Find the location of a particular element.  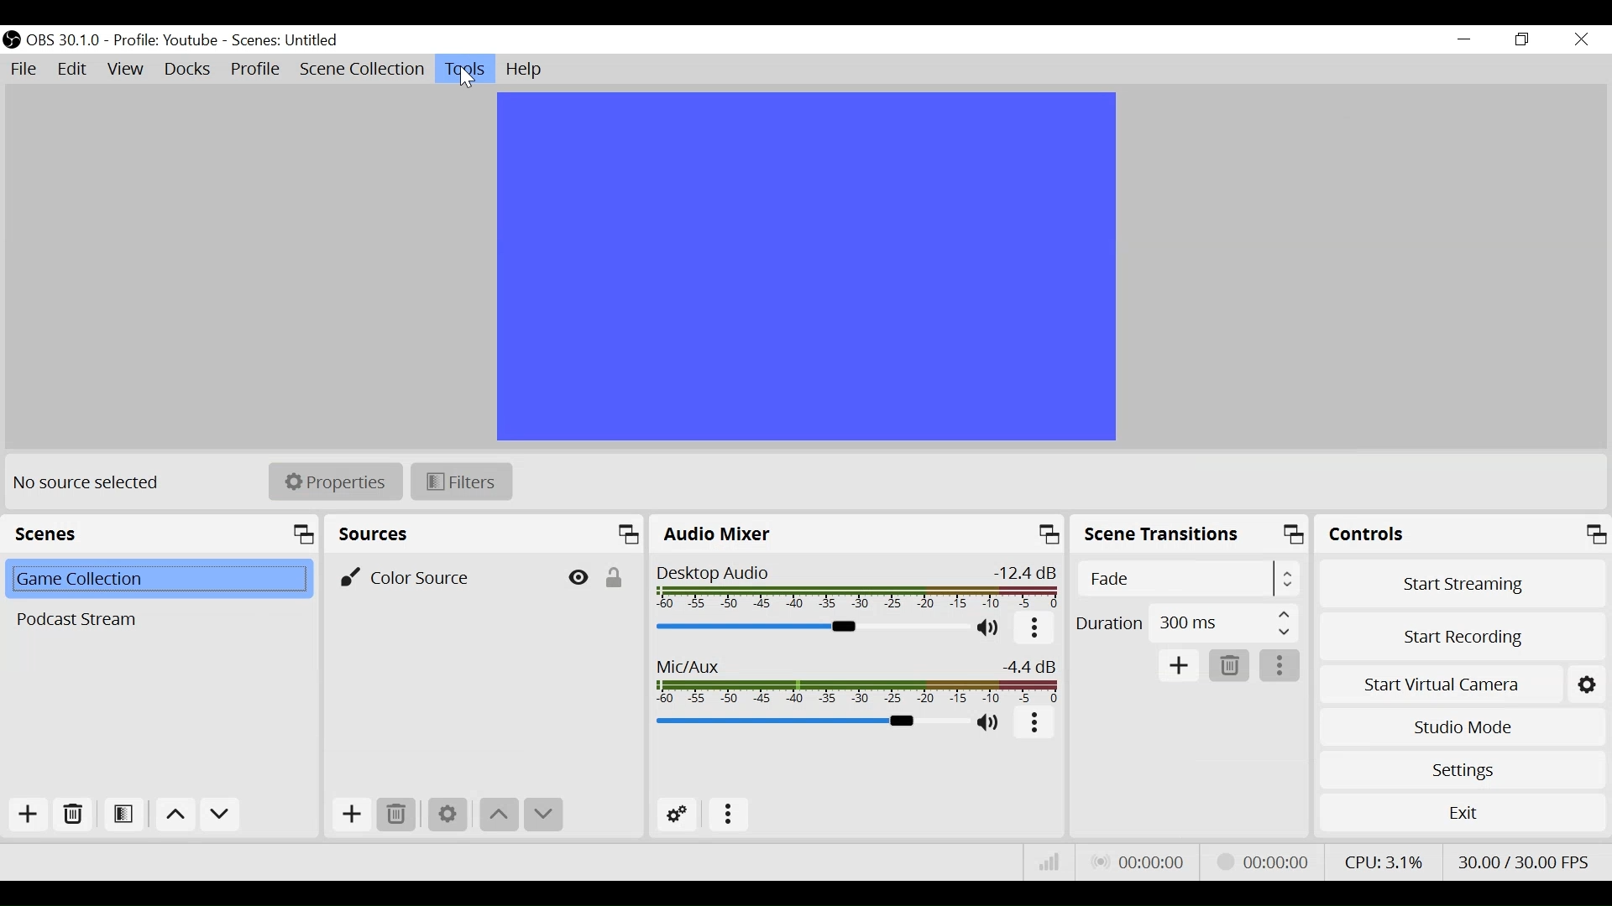

Delete  is located at coordinates (1231, 666).